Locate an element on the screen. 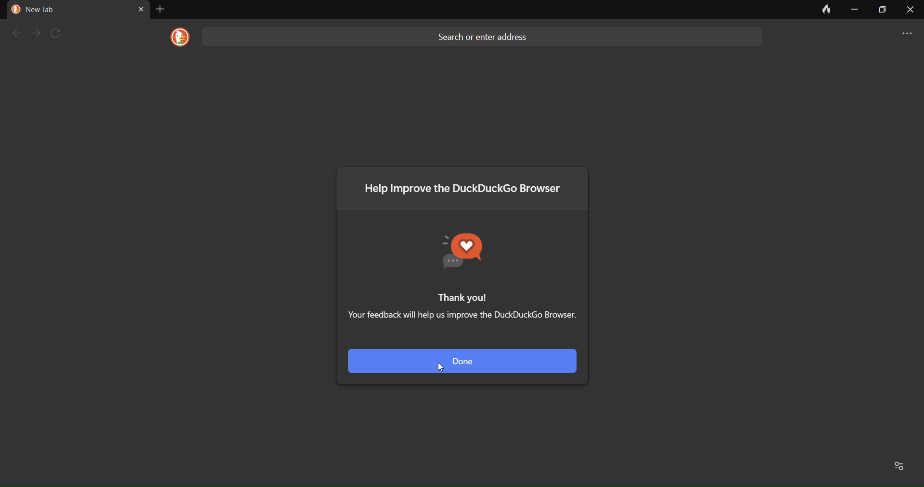 This screenshot has width=924, height=487. minimize is located at coordinates (854, 10).